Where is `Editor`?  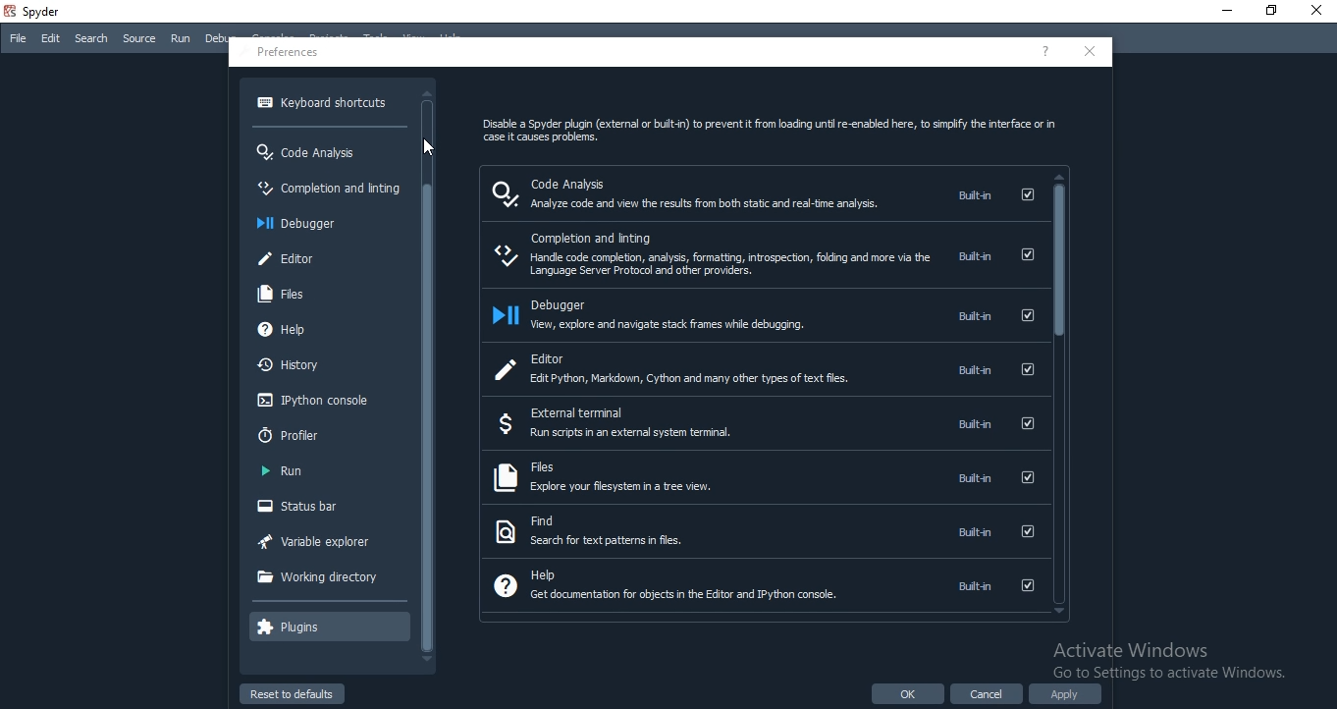
Editor is located at coordinates (288, 257).